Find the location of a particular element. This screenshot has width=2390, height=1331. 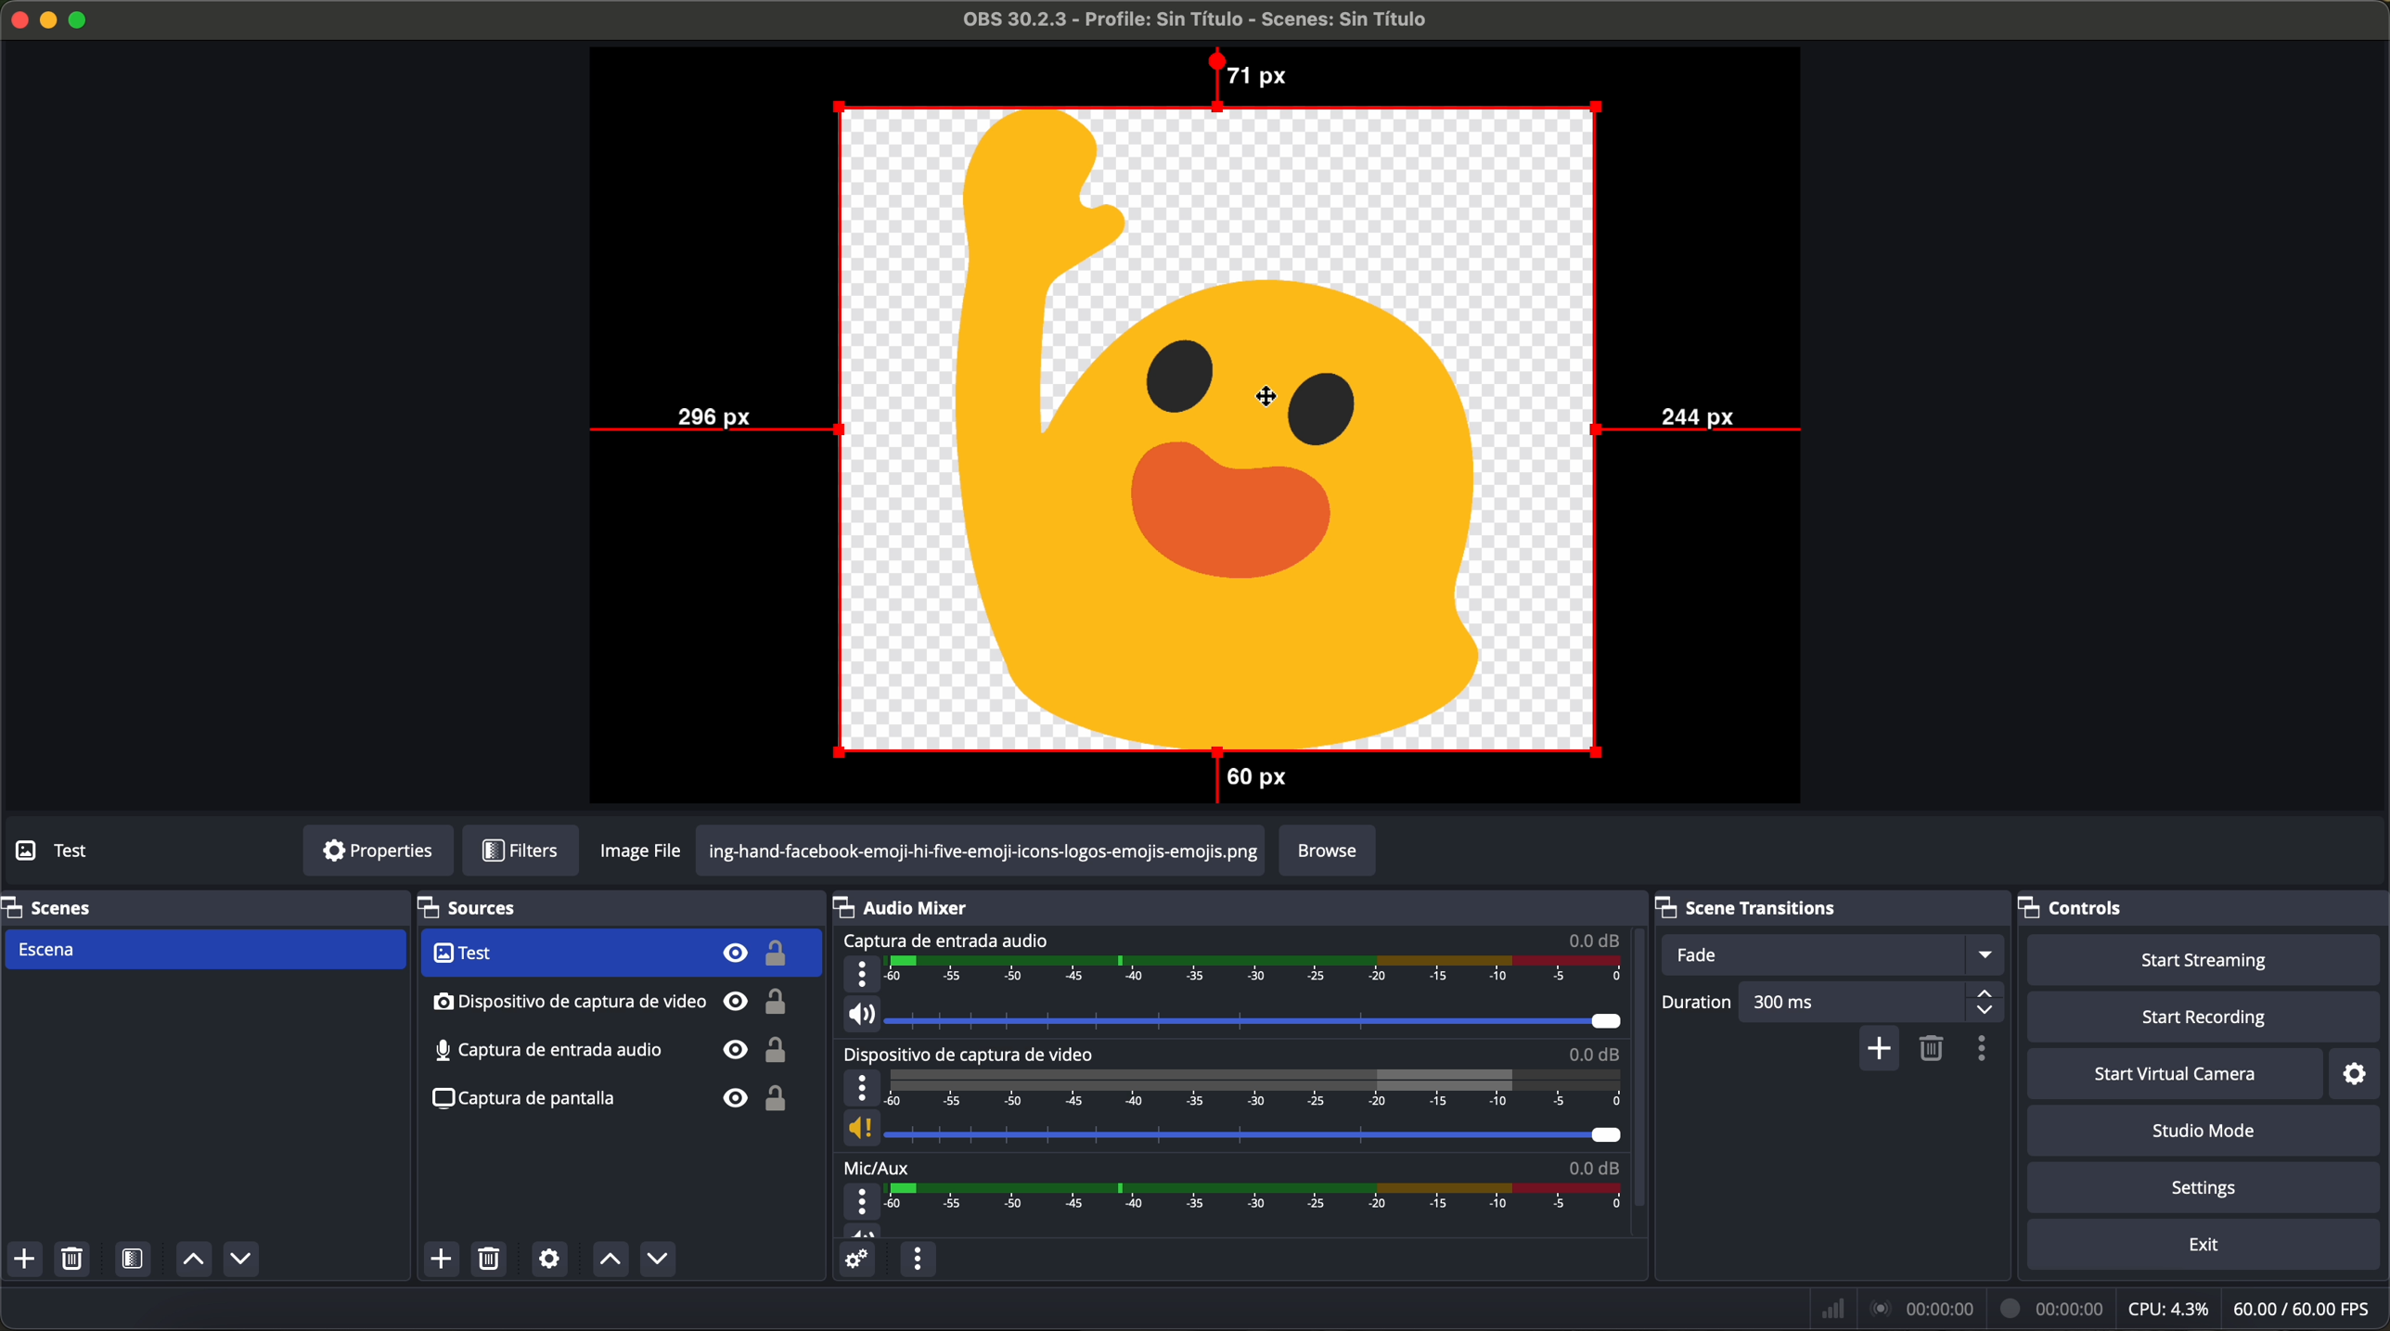

0.0 dB is located at coordinates (1596, 939).